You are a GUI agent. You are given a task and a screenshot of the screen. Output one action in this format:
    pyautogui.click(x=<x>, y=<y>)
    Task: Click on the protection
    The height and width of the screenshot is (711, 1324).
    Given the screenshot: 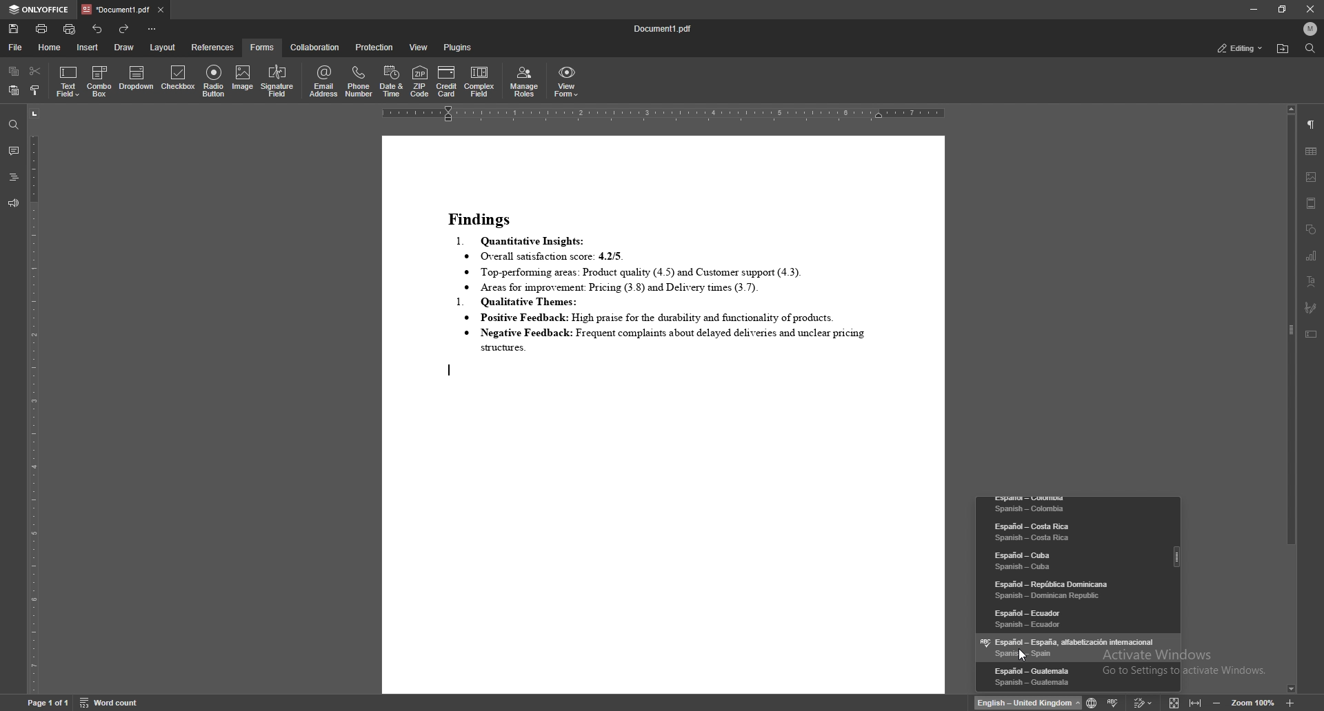 What is the action you would take?
    pyautogui.click(x=374, y=48)
    